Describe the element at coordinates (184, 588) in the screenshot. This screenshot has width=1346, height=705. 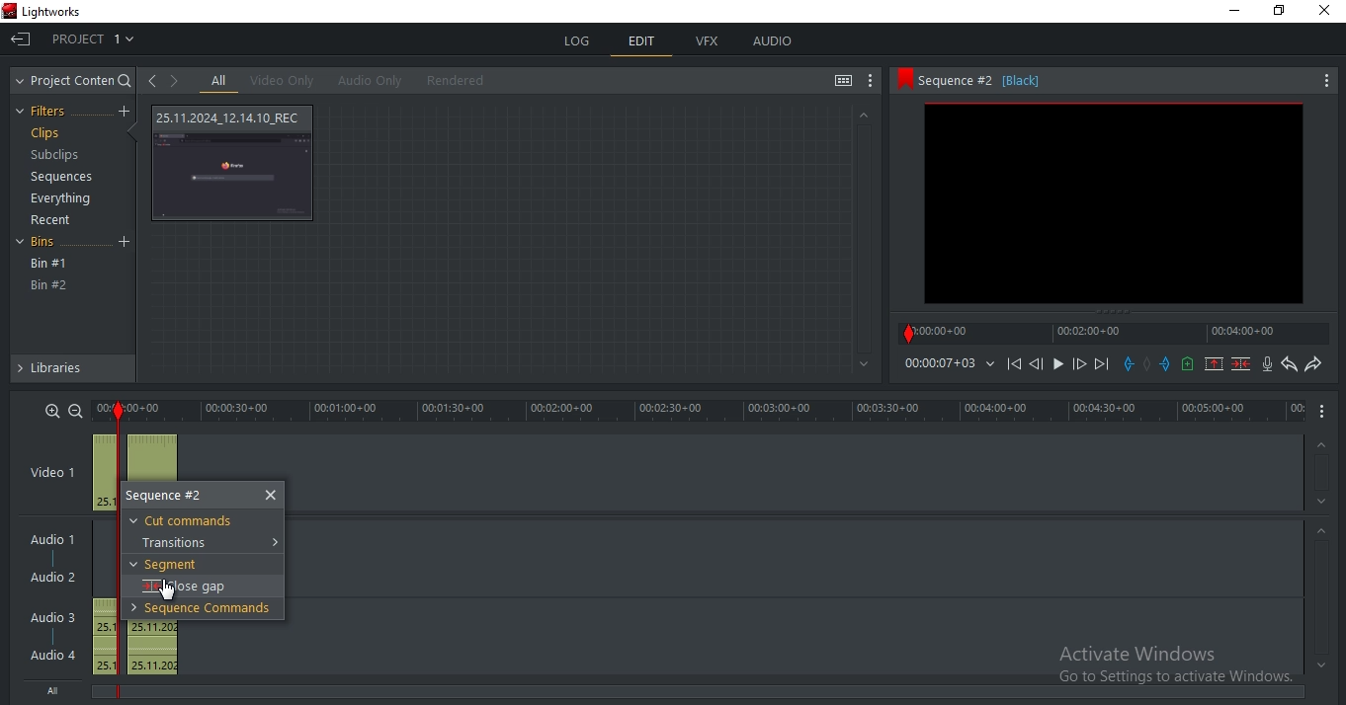
I see `close gap` at that location.